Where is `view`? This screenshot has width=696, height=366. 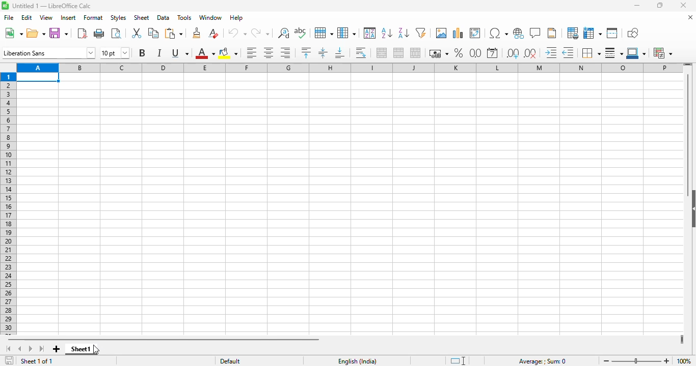 view is located at coordinates (46, 17).